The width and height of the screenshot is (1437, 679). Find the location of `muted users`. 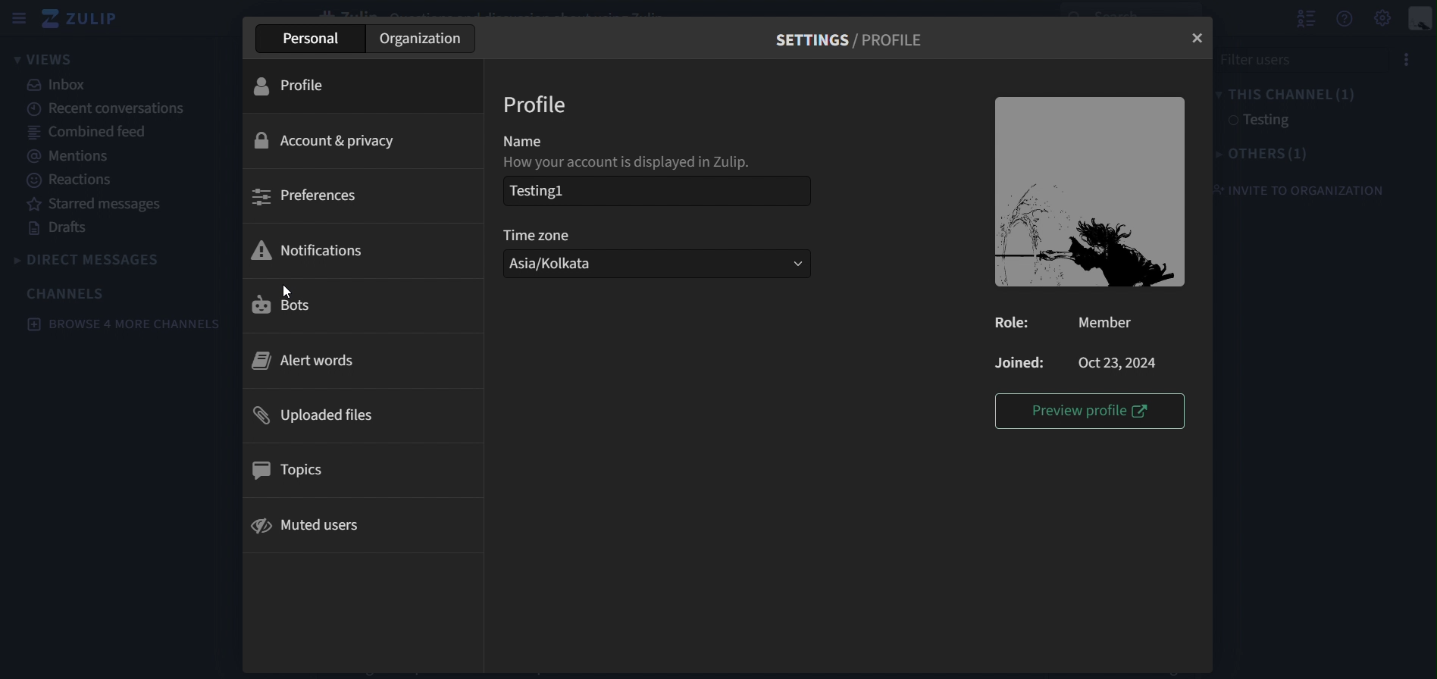

muted users is located at coordinates (308, 528).